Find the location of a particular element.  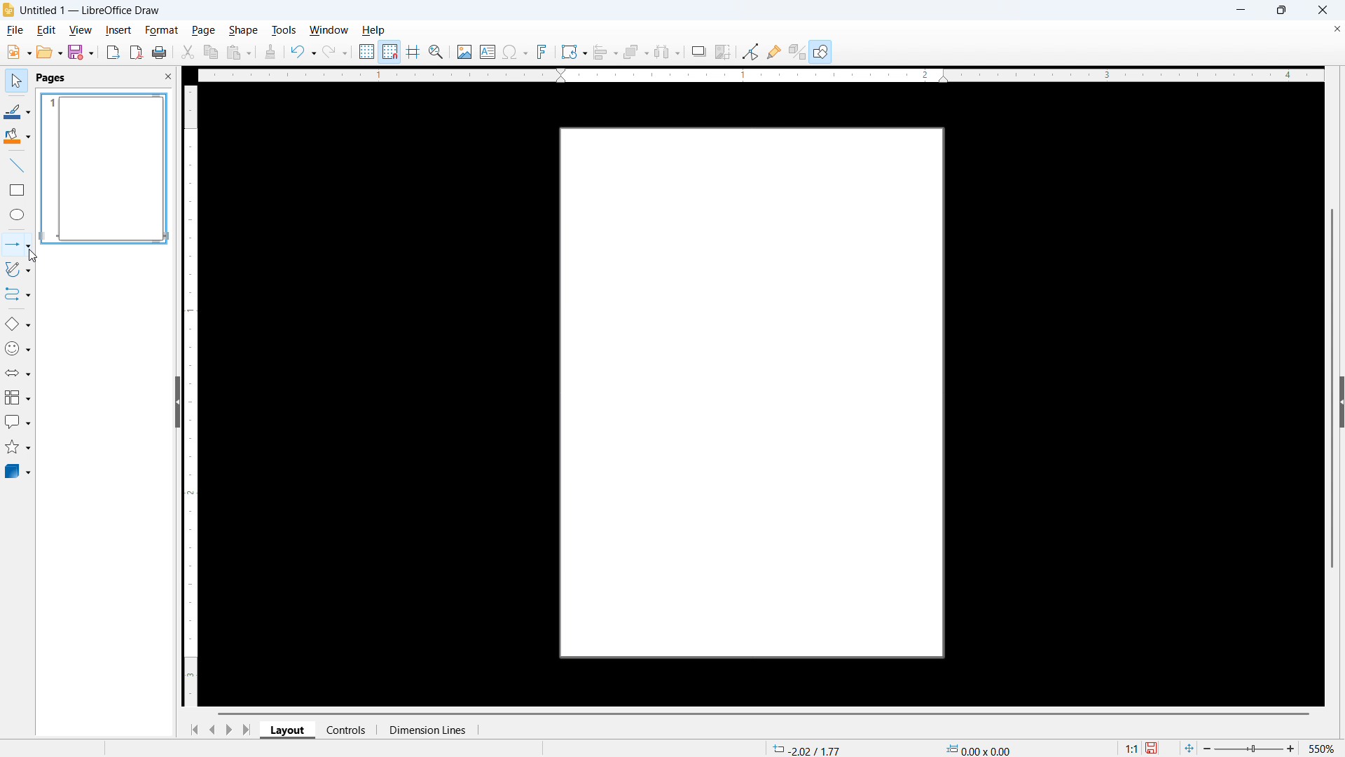

0.00x0.00 is located at coordinates (979, 749).